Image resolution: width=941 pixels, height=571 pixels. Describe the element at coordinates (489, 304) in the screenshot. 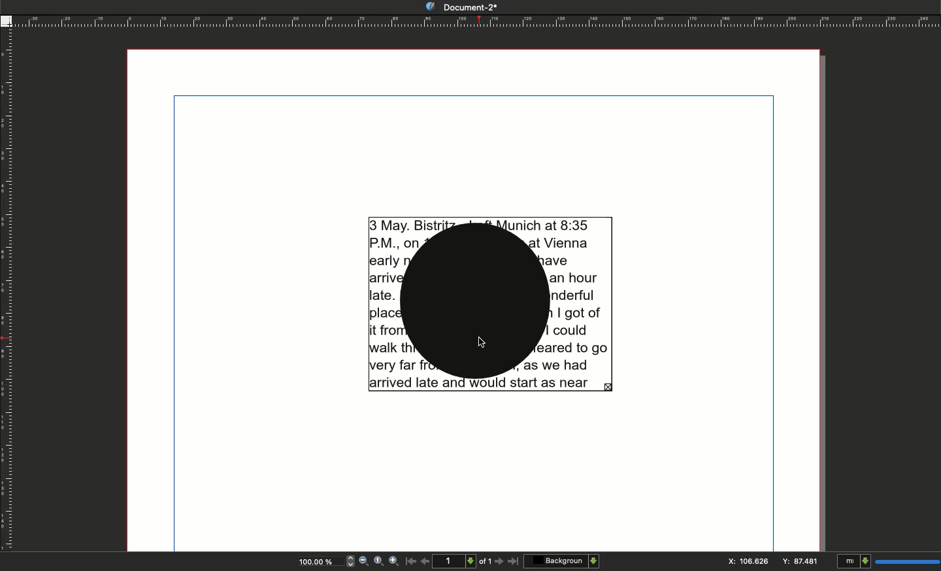

I see `Text frame behind shape` at that location.